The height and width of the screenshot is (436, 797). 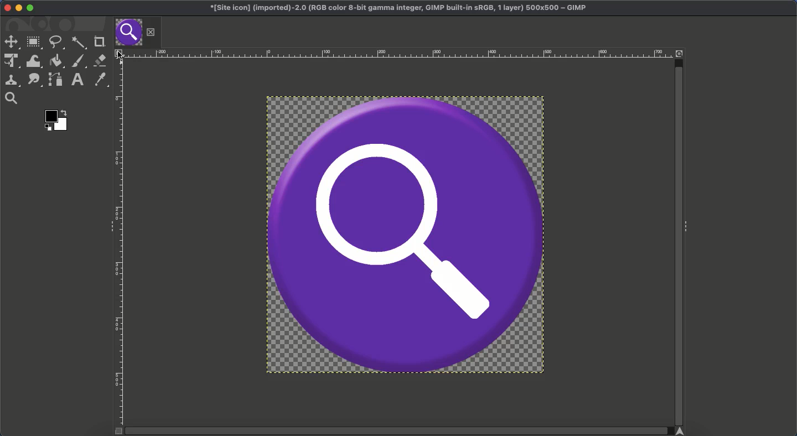 What do you see at coordinates (11, 98) in the screenshot?
I see `Maginfy` at bounding box center [11, 98].